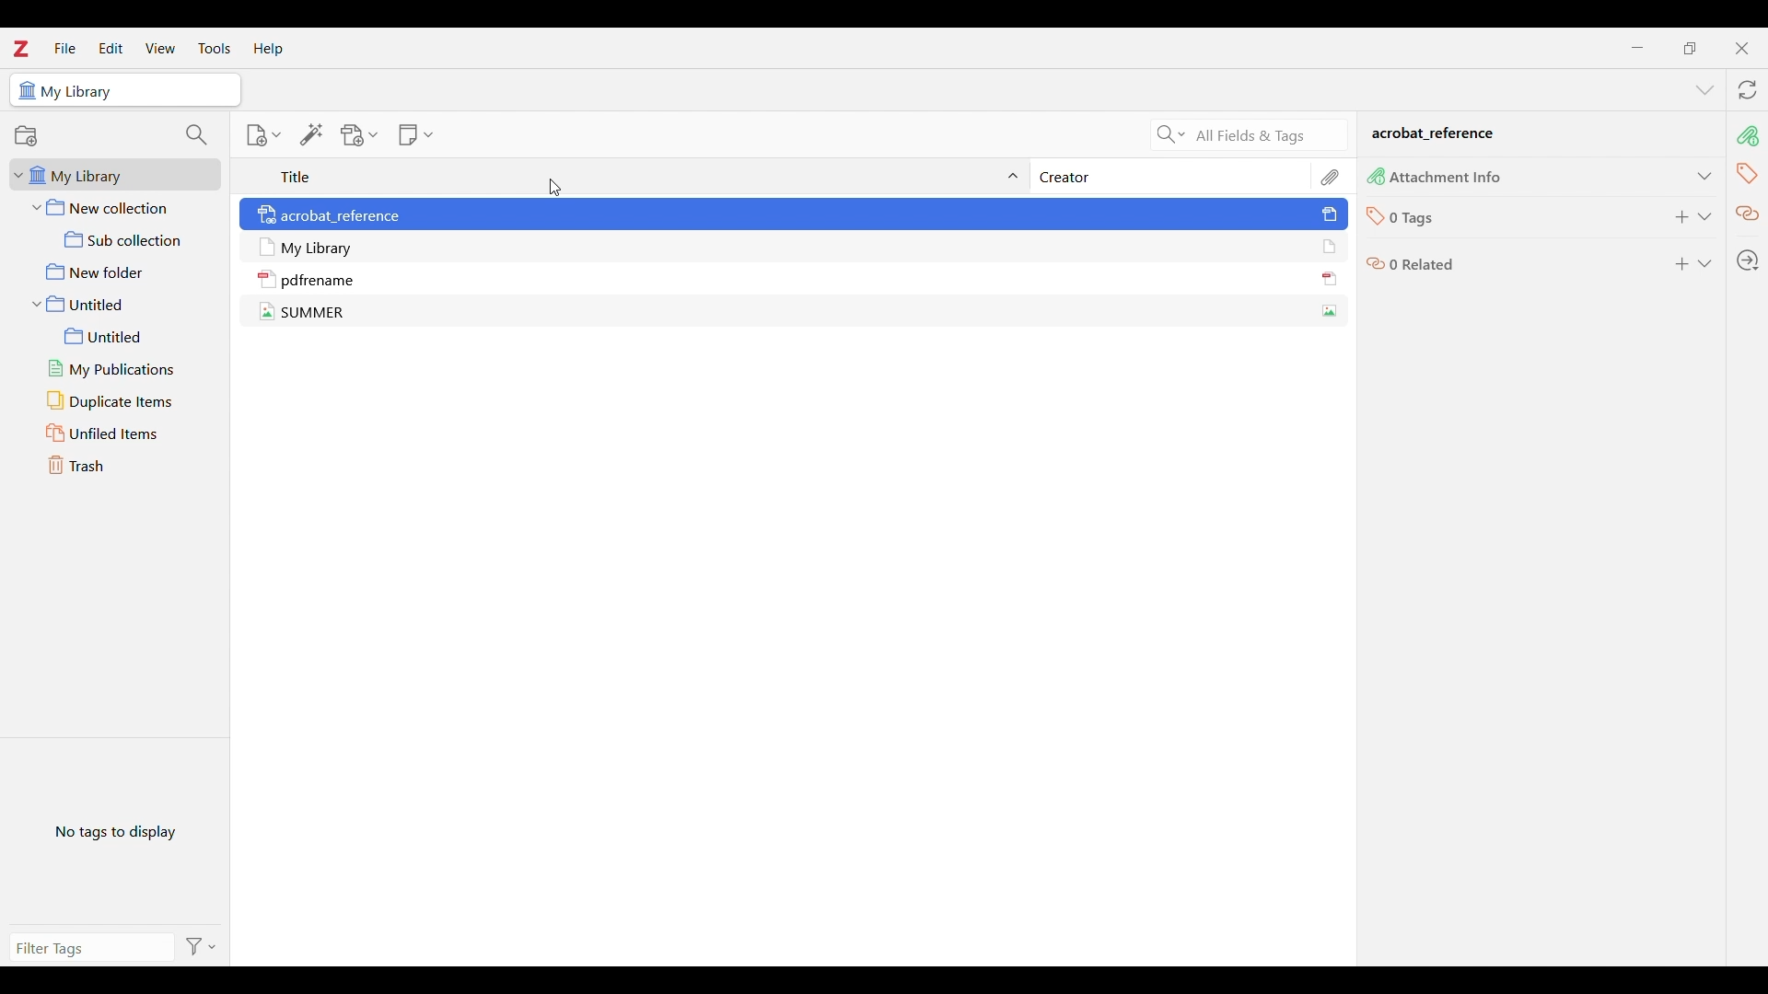 This screenshot has width=1768, height=994. What do you see at coordinates (119, 272) in the screenshot?
I see `New folder` at bounding box center [119, 272].